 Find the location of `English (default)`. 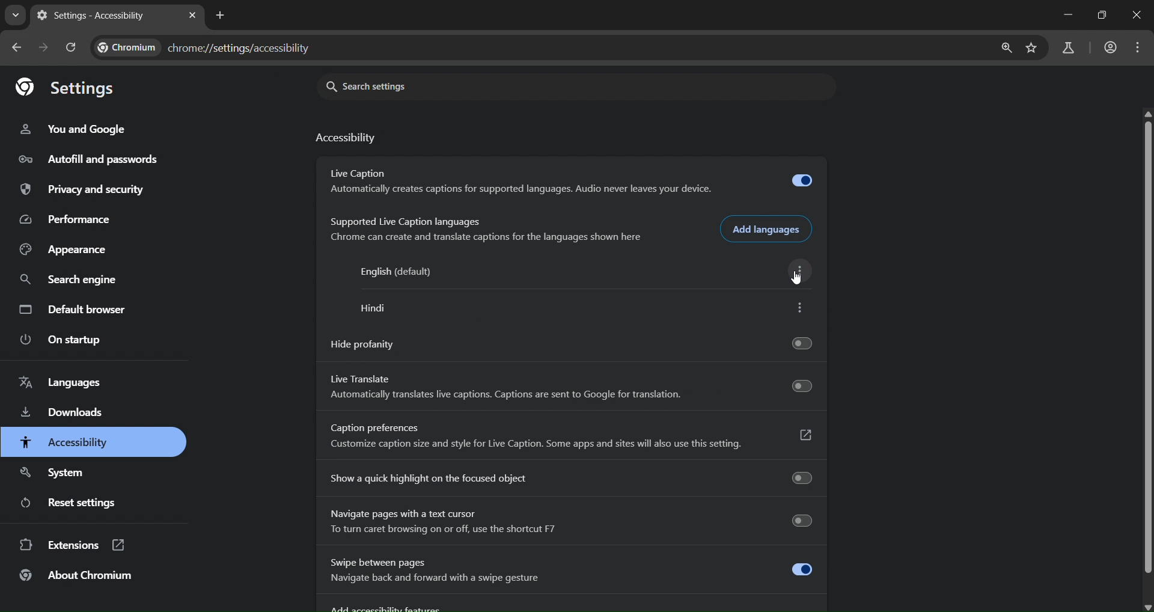

English (default) is located at coordinates (395, 270).